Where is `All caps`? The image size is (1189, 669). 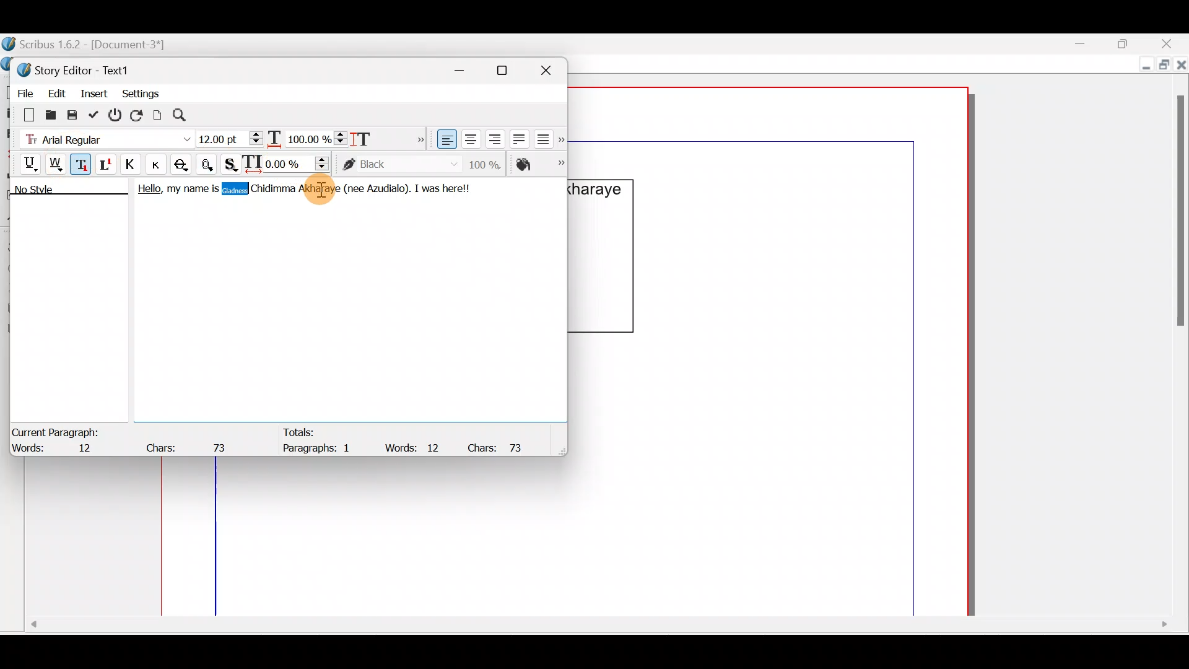 All caps is located at coordinates (133, 166).